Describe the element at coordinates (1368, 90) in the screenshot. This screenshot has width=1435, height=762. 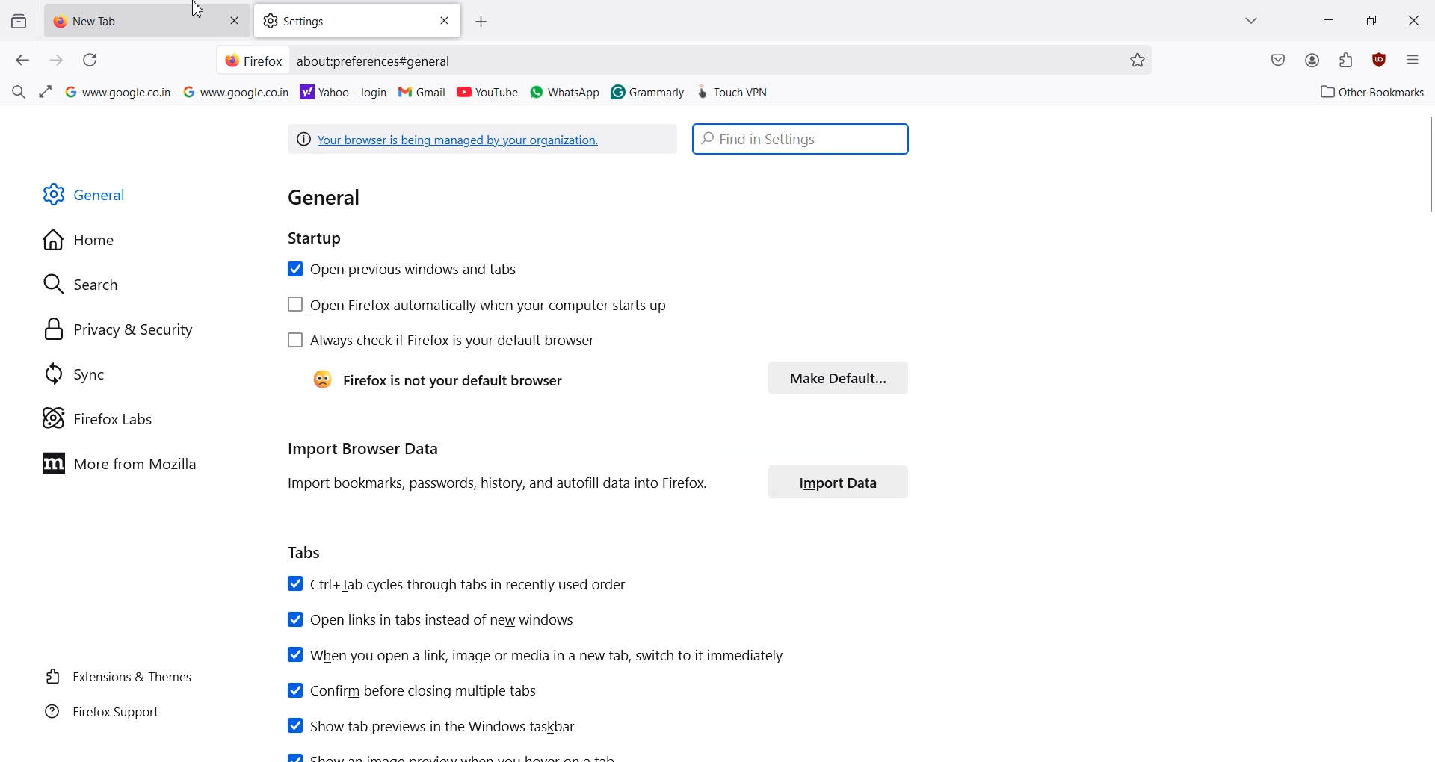
I see `Other Bookmarks` at that location.